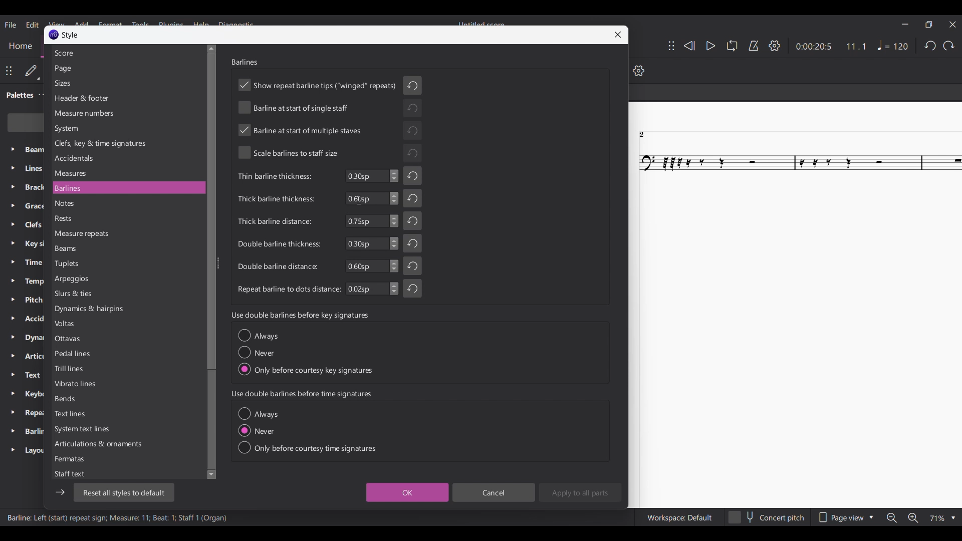 This screenshot has height=541, width=962. What do you see at coordinates (846, 518) in the screenshot?
I see `Page view options` at bounding box center [846, 518].